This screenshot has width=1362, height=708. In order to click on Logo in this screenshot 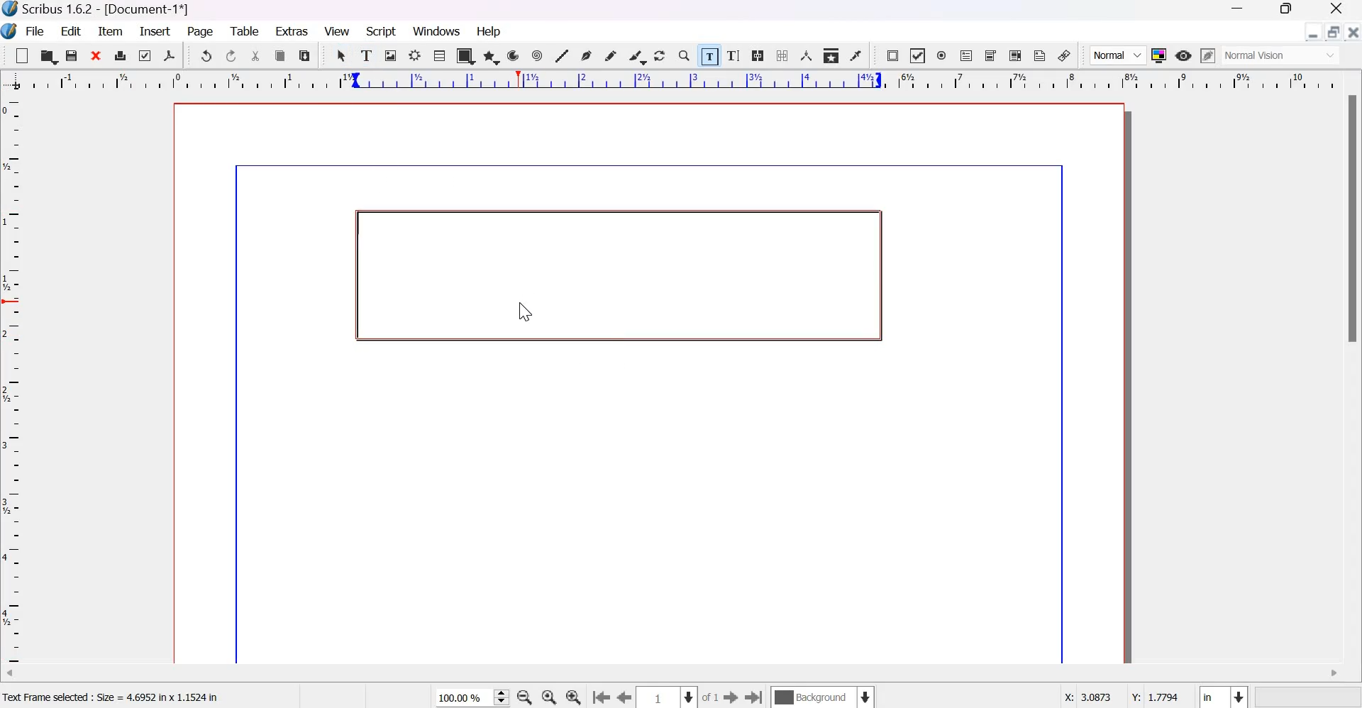, I will do `click(10, 32)`.